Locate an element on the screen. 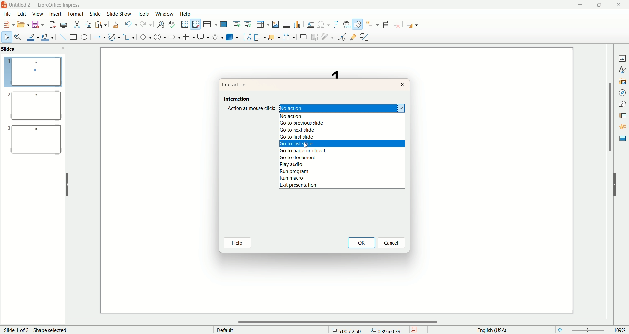 The width and height of the screenshot is (629, 334). insert is located at coordinates (55, 14).